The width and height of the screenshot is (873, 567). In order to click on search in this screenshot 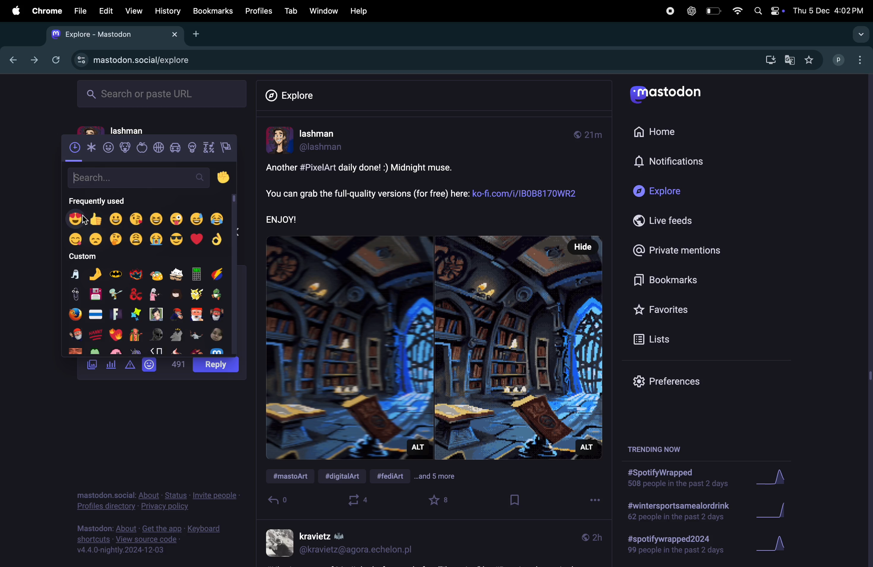, I will do `click(153, 177)`.